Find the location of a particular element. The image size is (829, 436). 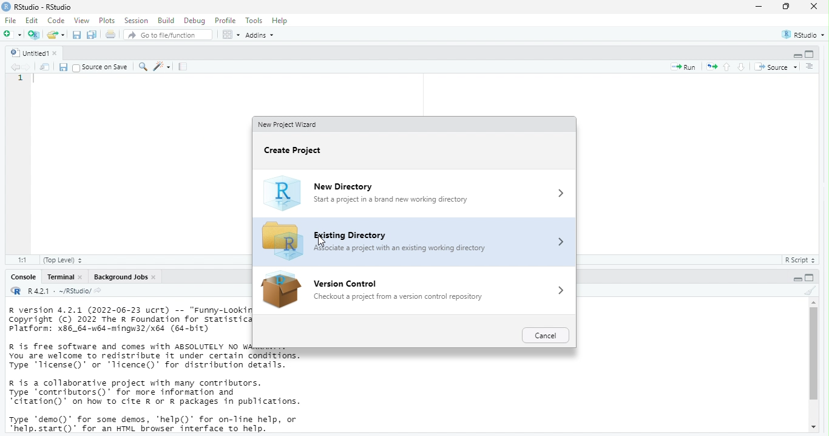

code area is located at coordinates (696, 165).